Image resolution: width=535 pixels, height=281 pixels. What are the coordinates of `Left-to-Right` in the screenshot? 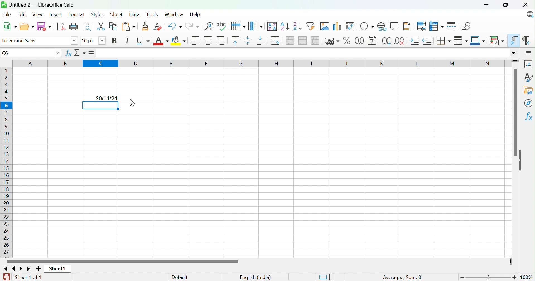 It's located at (514, 41).